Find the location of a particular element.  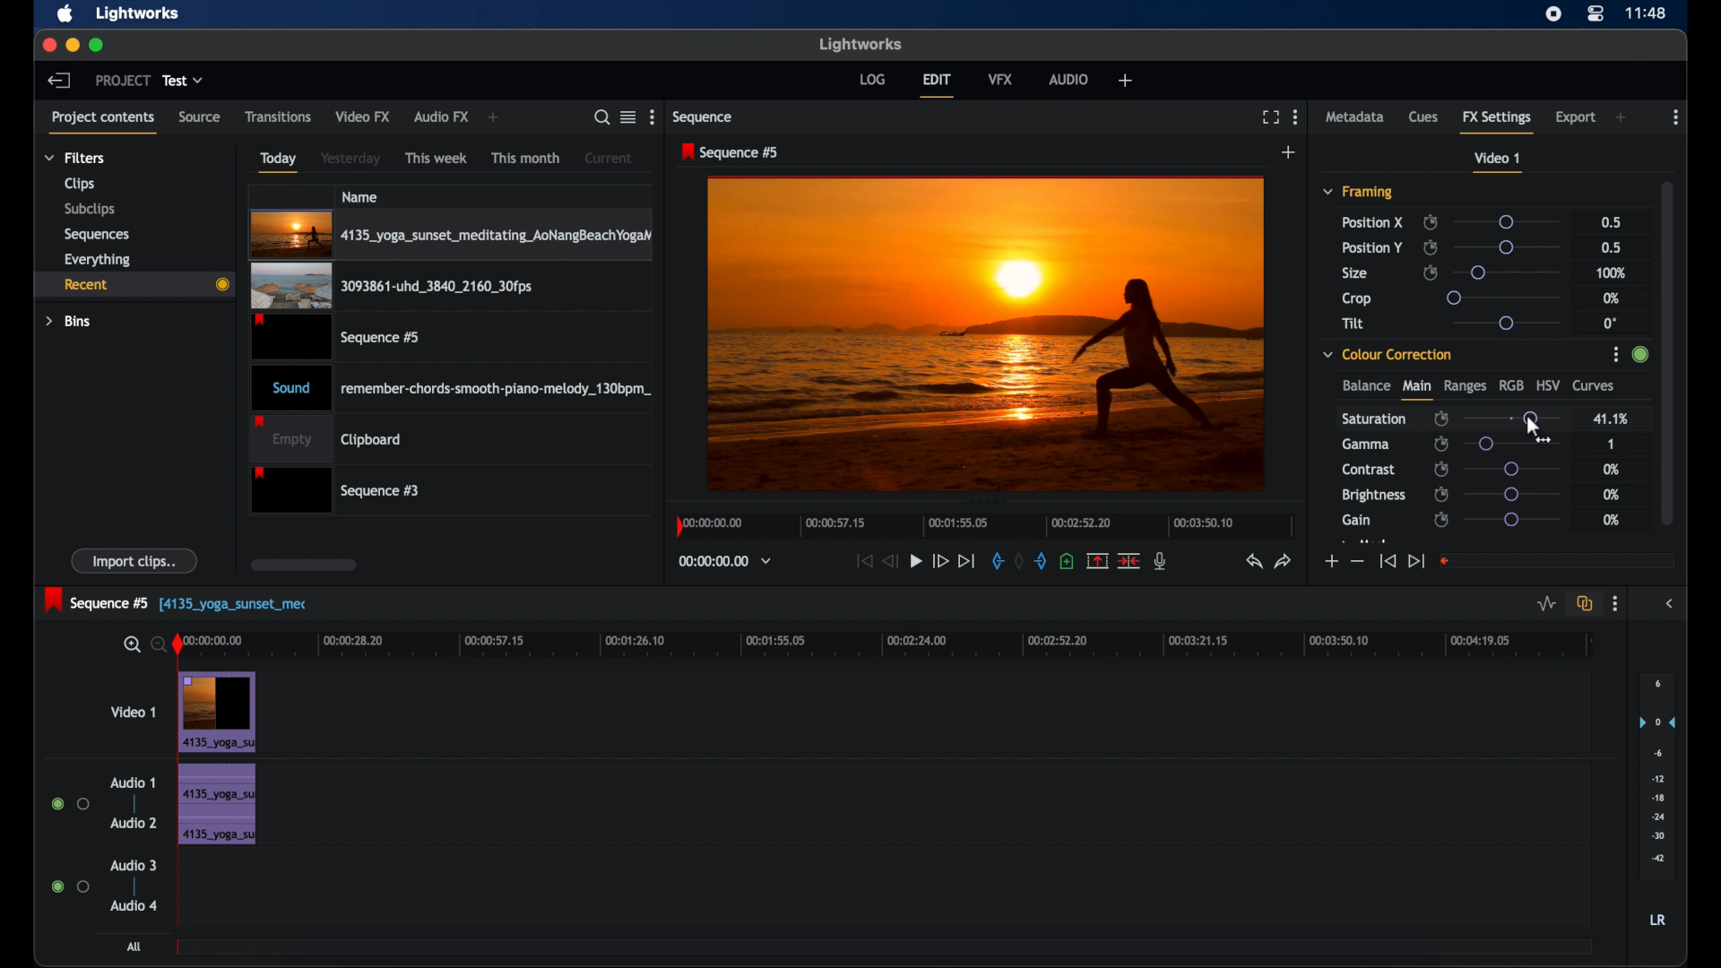

add is located at coordinates (495, 118).